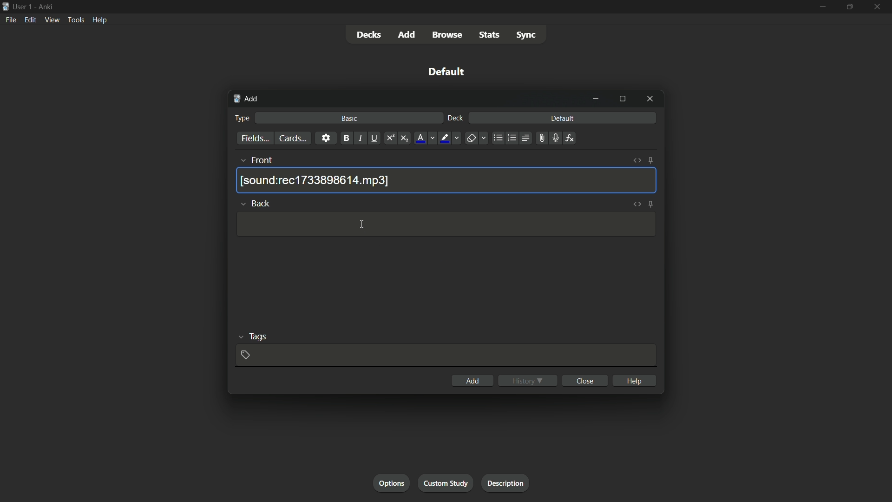  I want to click on file menu, so click(11, 20).